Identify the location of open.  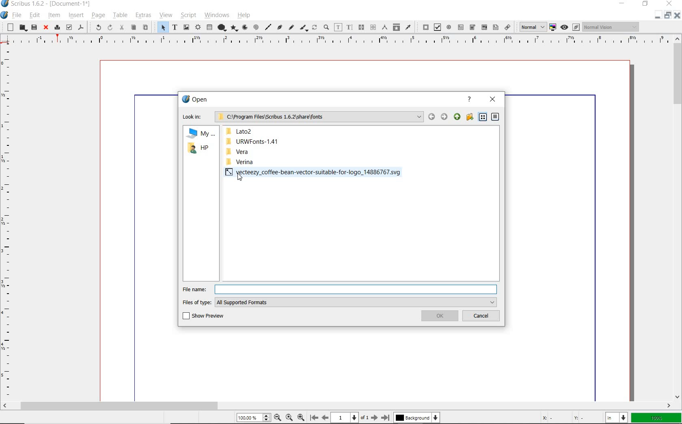
(22, 27).